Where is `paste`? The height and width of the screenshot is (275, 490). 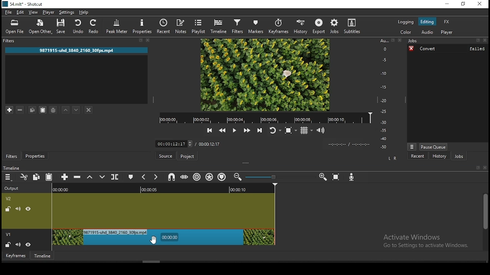 paste is located at coordinates (41, 110).